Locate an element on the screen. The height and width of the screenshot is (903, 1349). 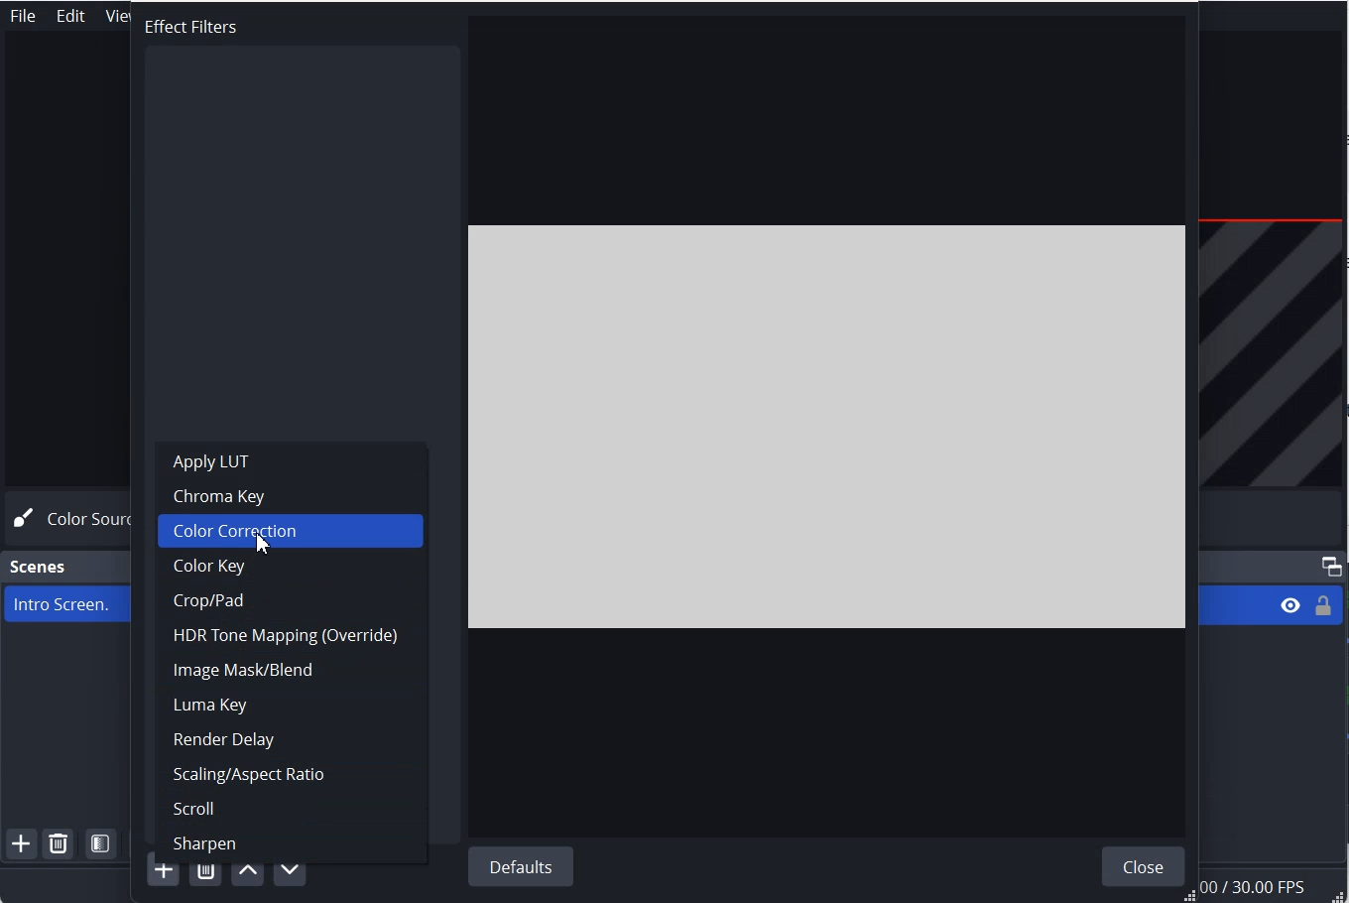
Cursor is located at coordinates (263, 544).